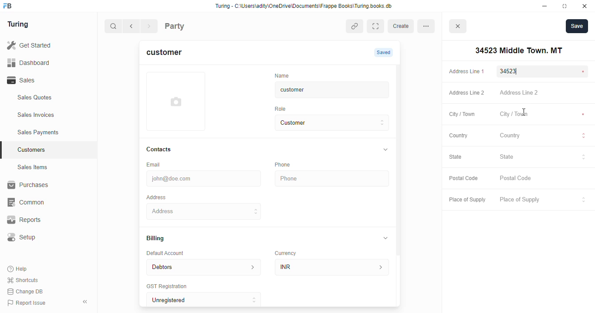 The height and width of the screenshot is (313, 595). I want to click on ‘Name, so click(284, 75).